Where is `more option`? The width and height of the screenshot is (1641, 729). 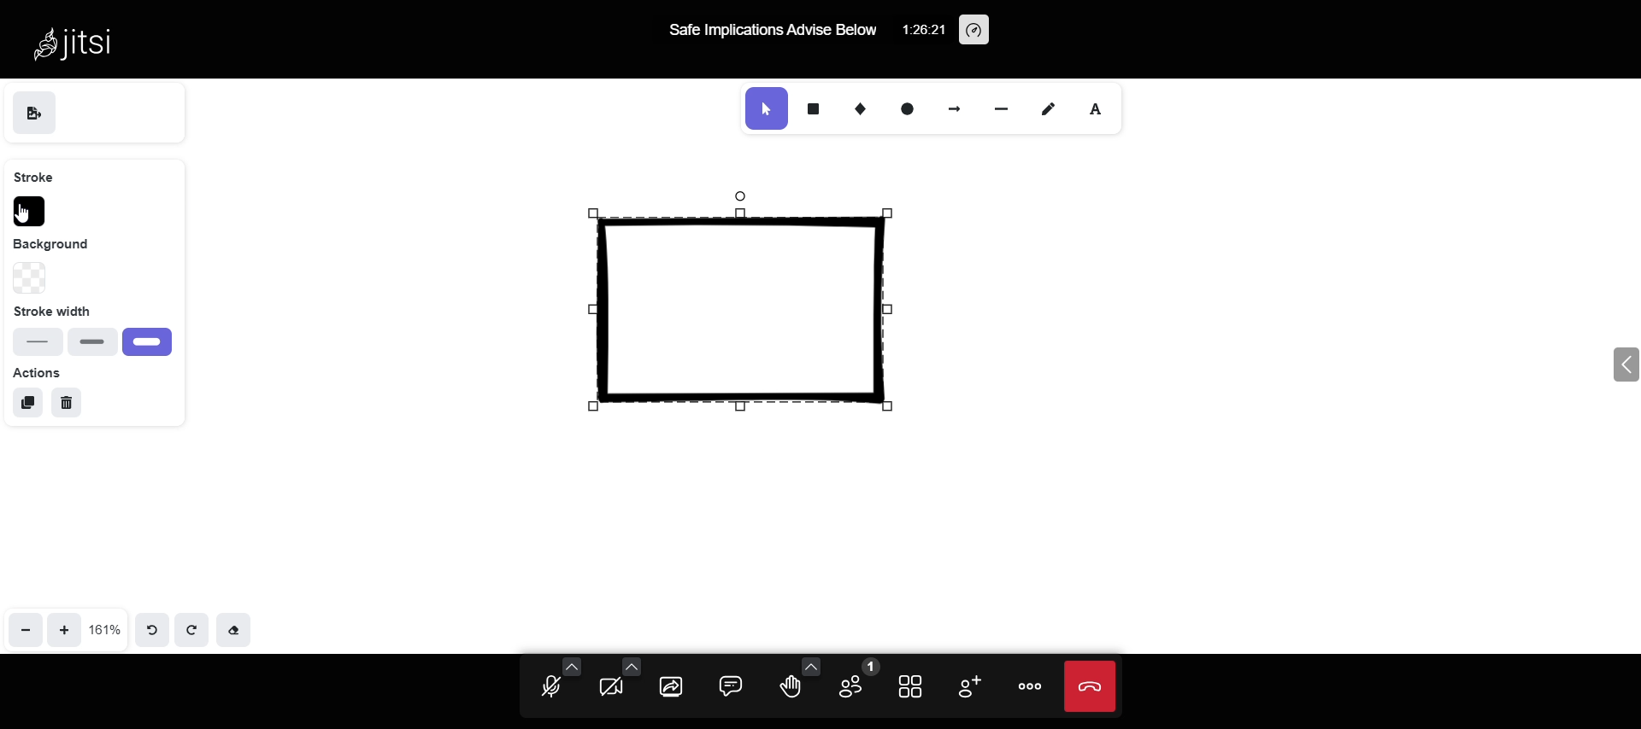
more option is located at coordinates (1029, 683).